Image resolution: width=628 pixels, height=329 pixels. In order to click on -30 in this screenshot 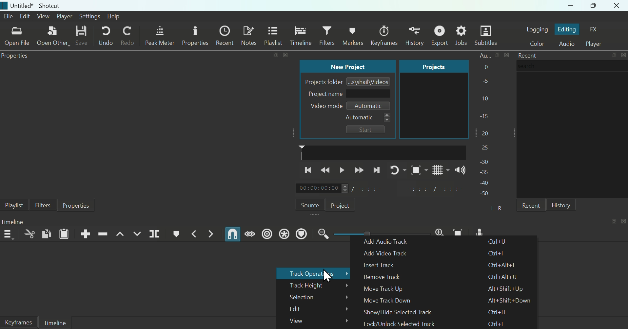, I will do `click(485, 160)`.